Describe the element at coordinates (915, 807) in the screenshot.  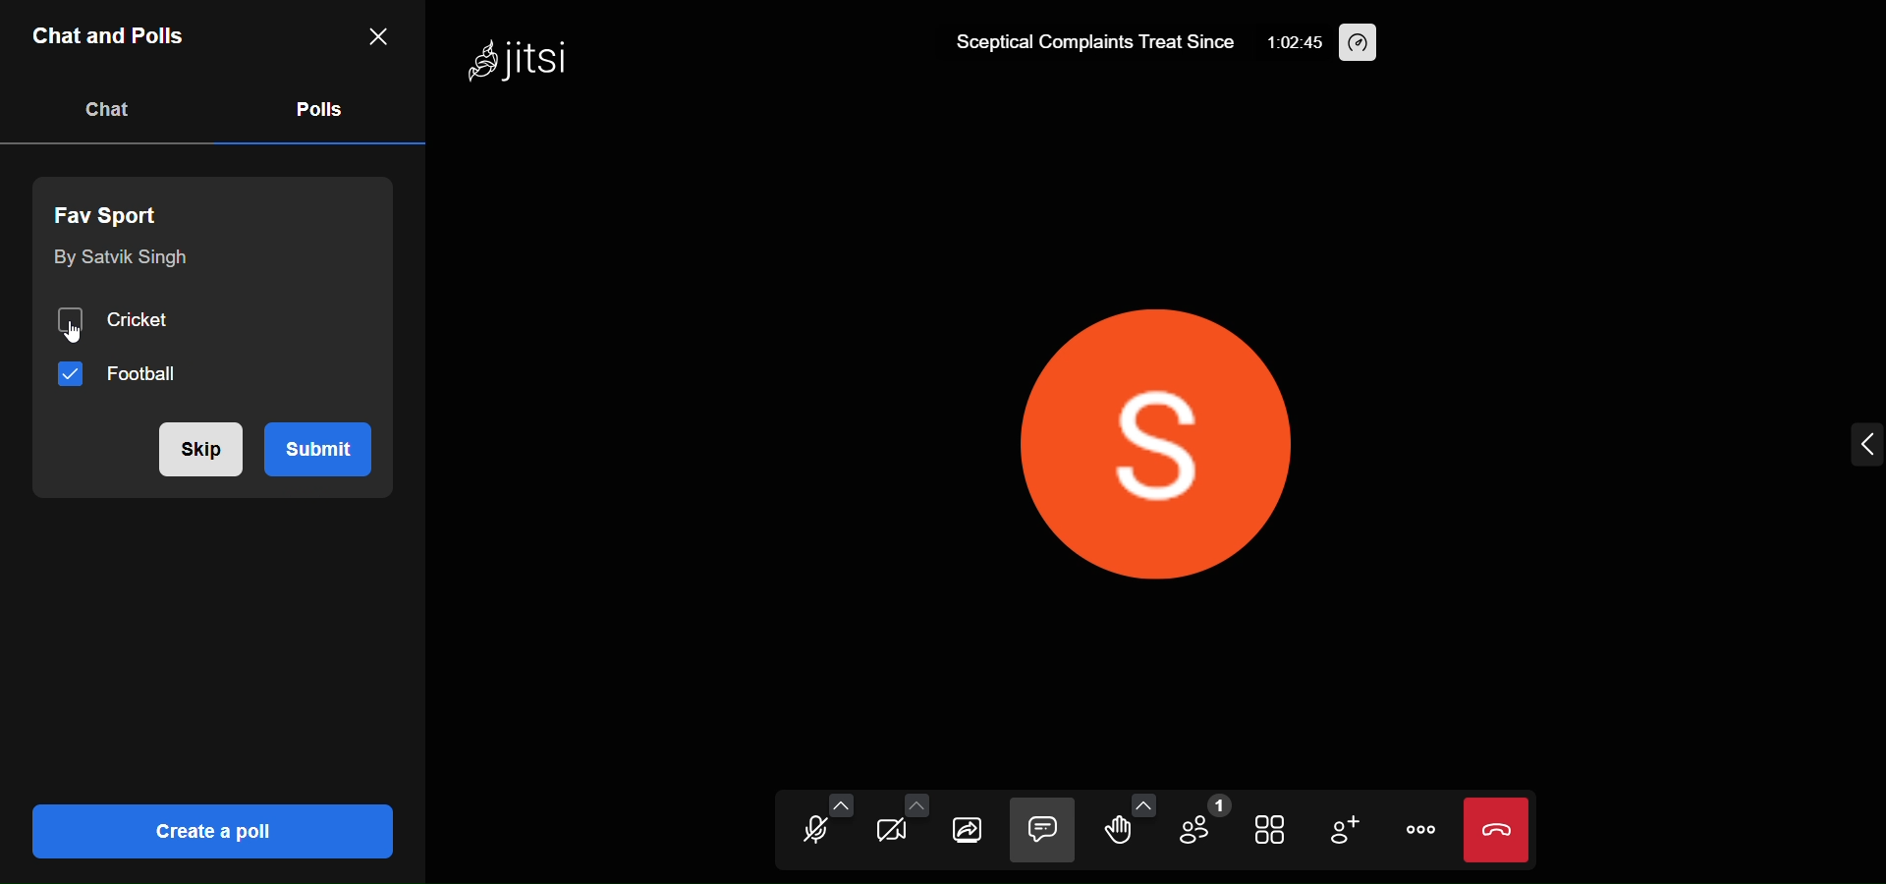
I see `more camera option` at that location.